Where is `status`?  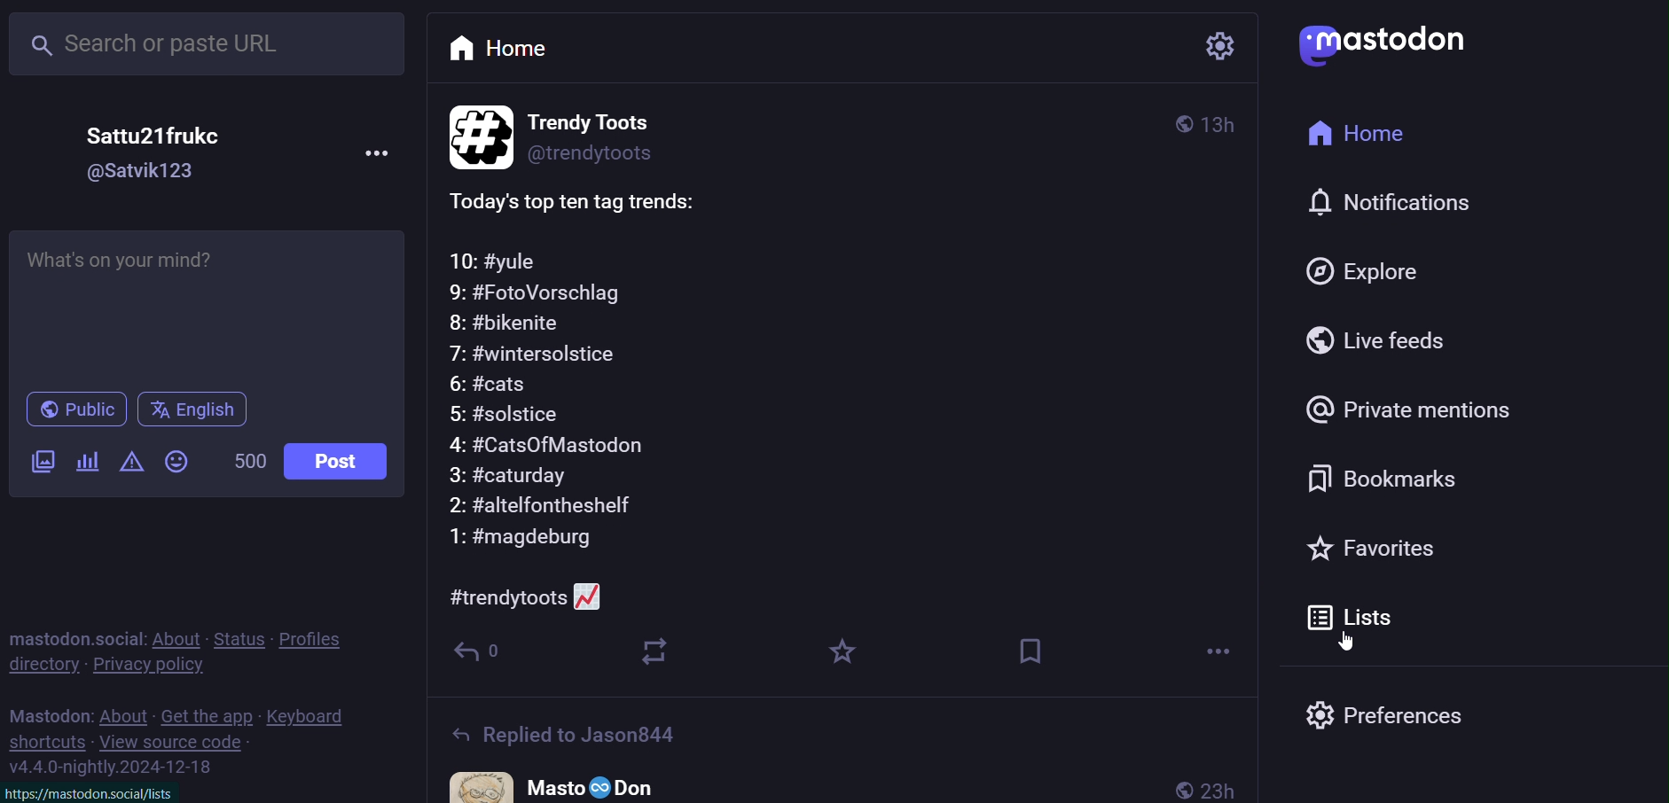 status is located at coordinates (239, 636).